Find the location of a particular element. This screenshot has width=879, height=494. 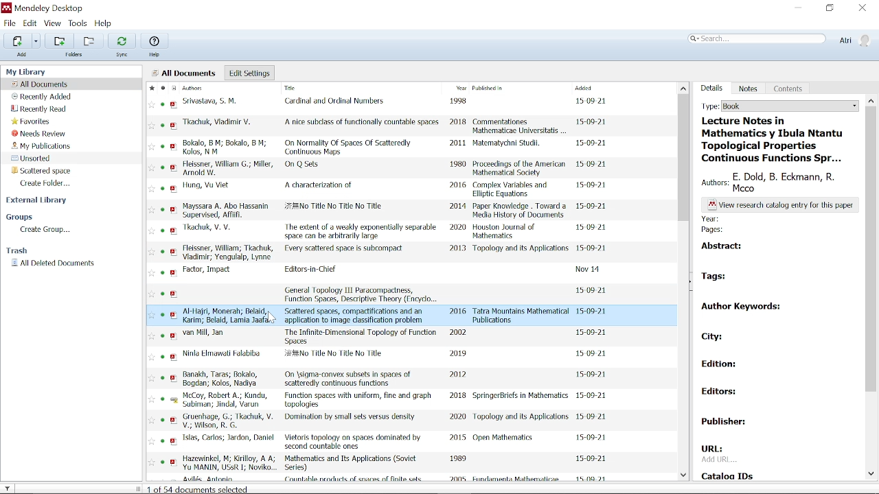

change sidebar width is located at coordinates (137, 489).